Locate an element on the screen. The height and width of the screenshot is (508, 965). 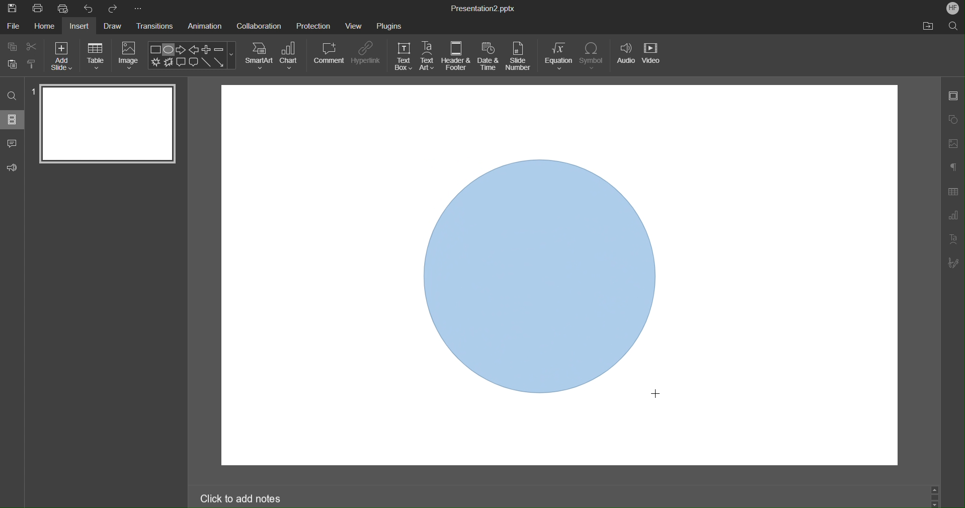
Signature is located at coordinates (953, 264).